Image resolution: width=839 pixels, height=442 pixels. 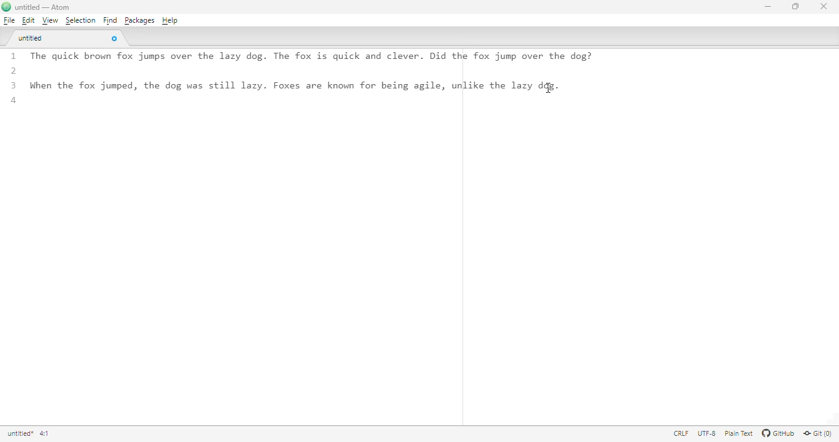 I want to click on logo, so click(x=6, y=7).